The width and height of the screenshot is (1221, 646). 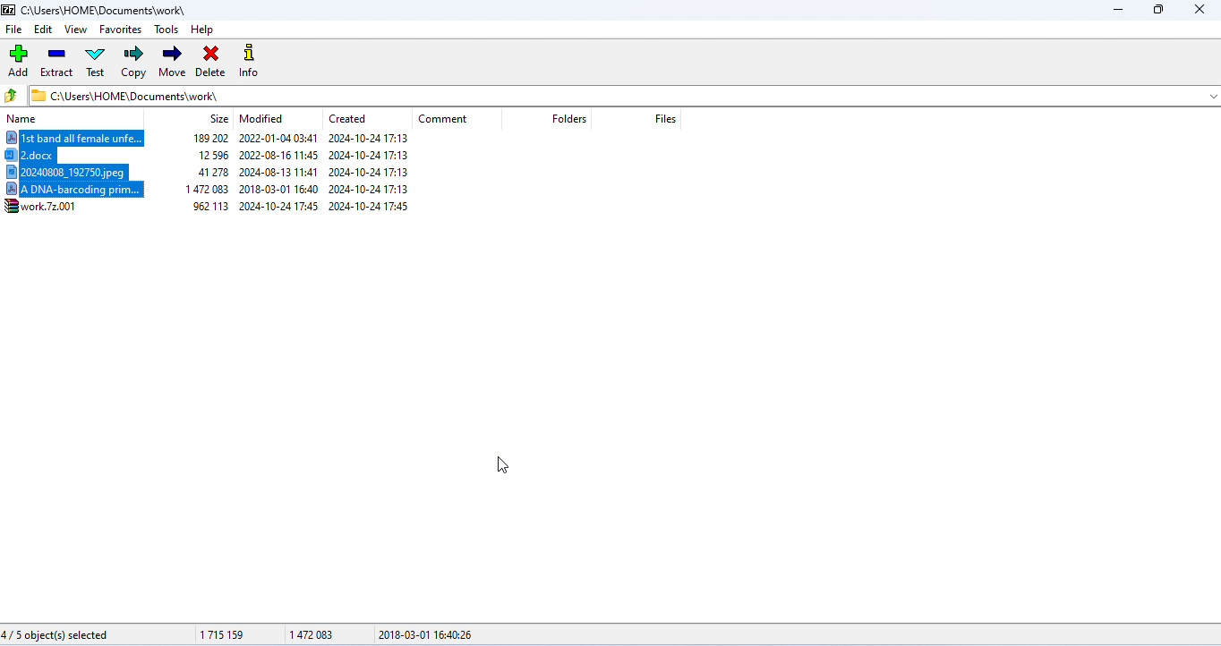 I want to click on file, so click(x=13, y=29).